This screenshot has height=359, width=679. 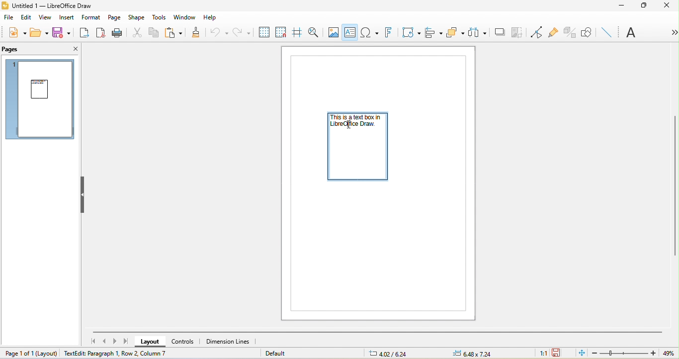 What do you see at coordinates (26, 18) in the screenshot?
I see `edit` at bounding box center [26, 18].